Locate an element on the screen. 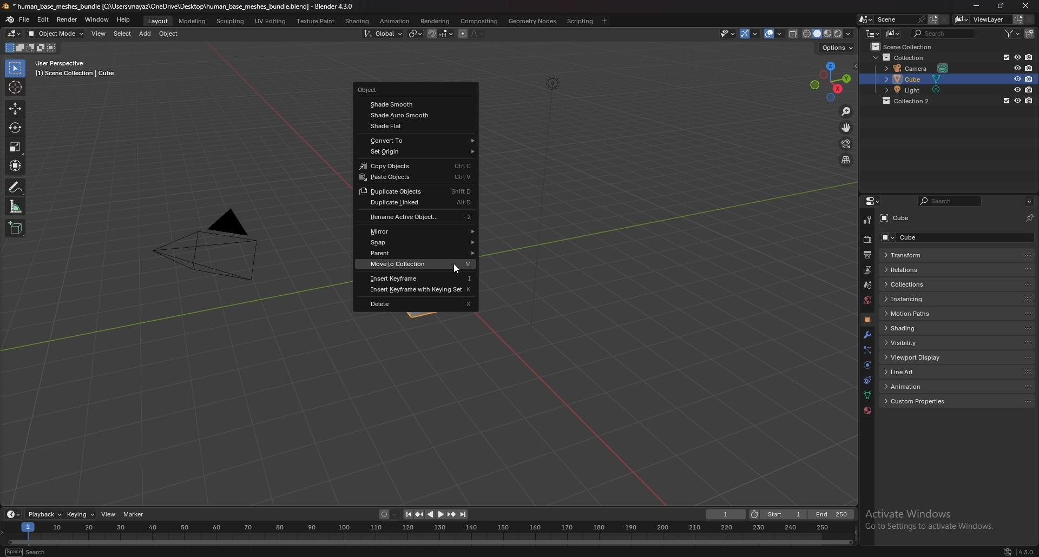  annotation is located at coordinates (16, 187).